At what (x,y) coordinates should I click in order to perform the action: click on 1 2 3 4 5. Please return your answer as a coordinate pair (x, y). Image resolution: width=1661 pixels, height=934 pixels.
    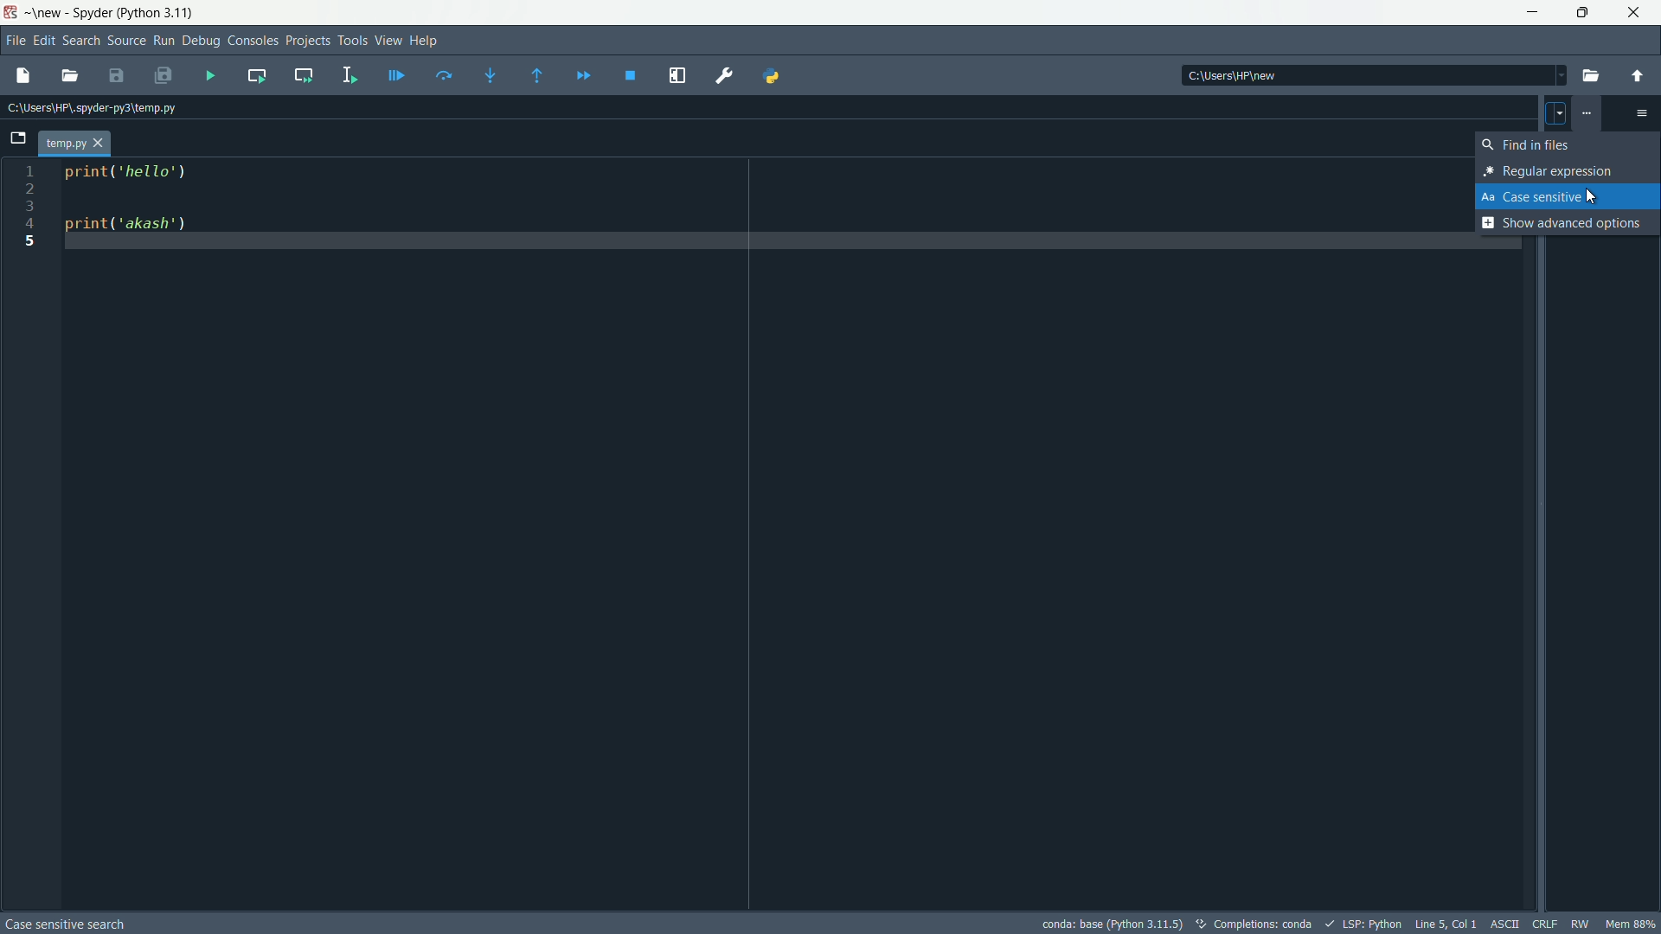
    Looking at the image, I should click on (29, 214).